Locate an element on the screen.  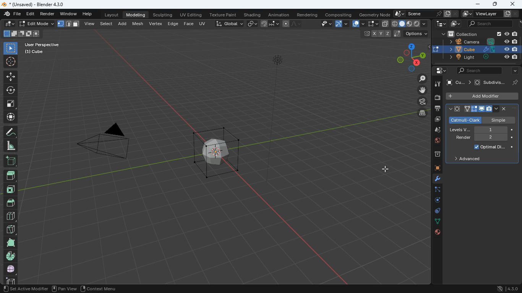
file is located at coordinates (11, 14).